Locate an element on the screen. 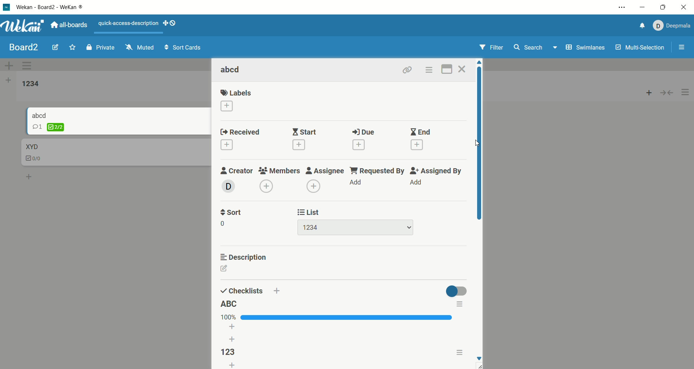 This screenshot has height=369, width=694. options is located at coordinates (459, 352).